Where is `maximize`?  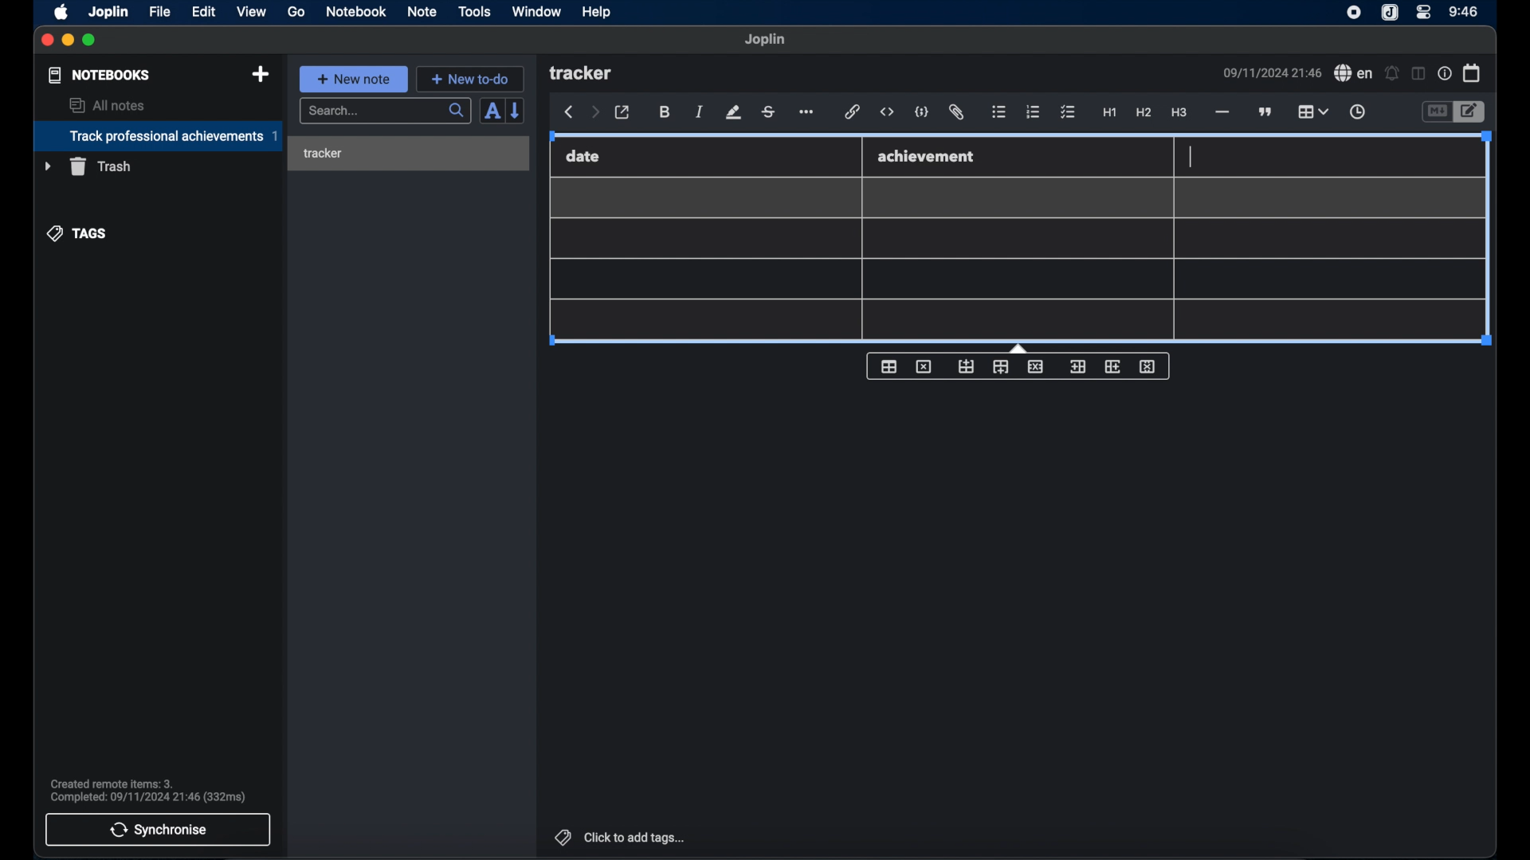
maximize is located at coordinates (91, 41).